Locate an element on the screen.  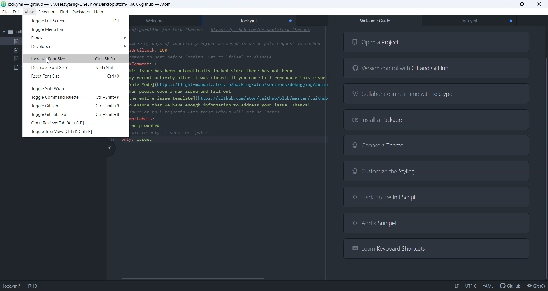
Toggle command palette is located at coordinates (75, 97).